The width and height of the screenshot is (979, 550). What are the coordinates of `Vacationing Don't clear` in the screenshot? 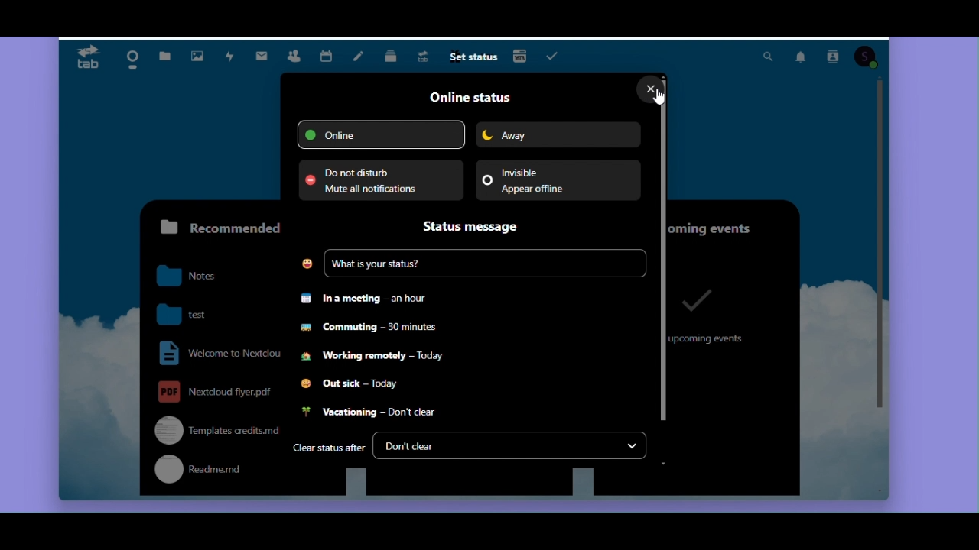 It's located at (367, 413).